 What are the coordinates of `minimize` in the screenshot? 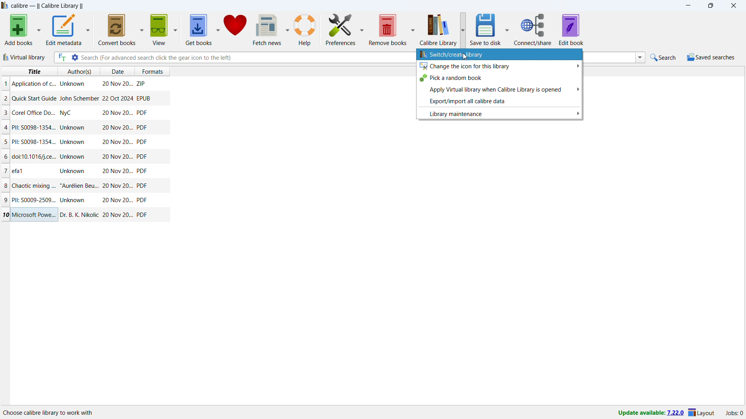 It's located at (687, 6).